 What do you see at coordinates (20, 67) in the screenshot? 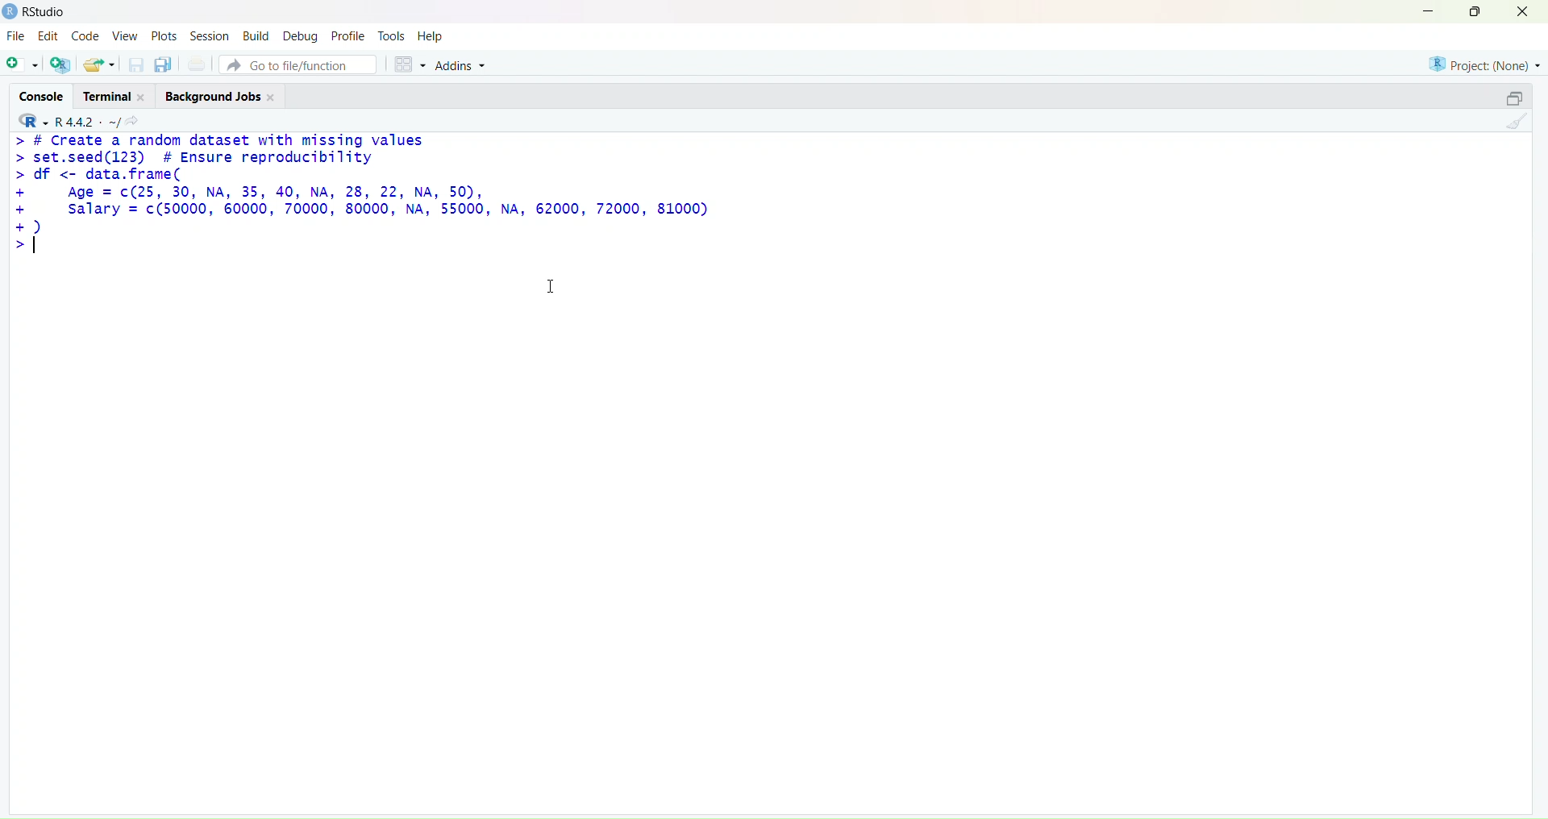
I see `new script` at bounding box center [20, 67].